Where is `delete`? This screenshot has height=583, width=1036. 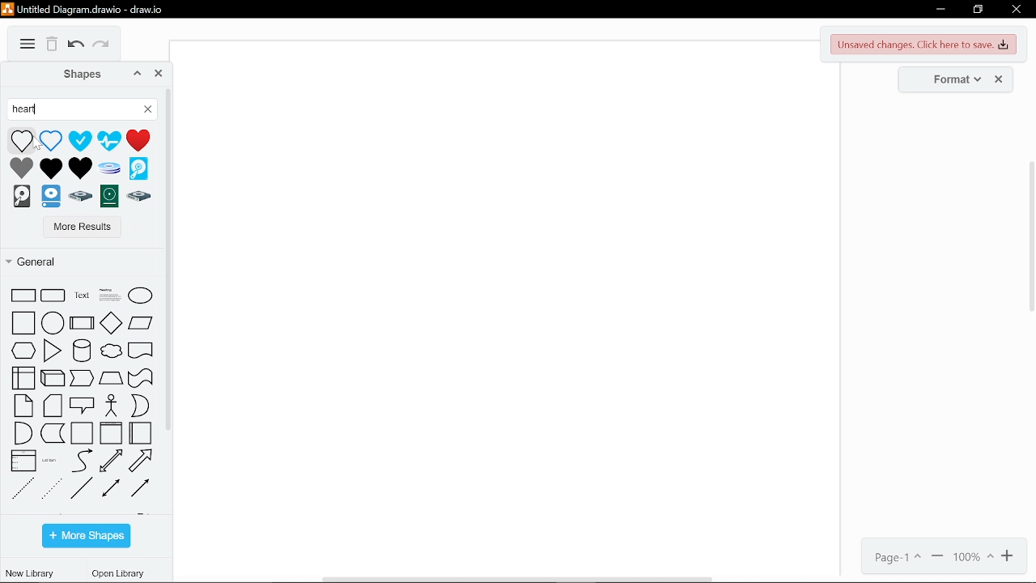
delete is located at coordinates (53, 45).